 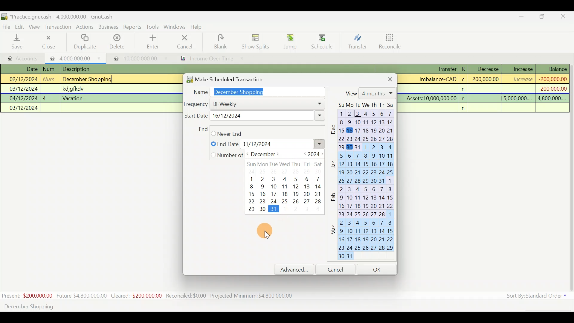 What do you see at coordinates (288, 41) in the screenshot?
I see `Jump` at bounding box center [288, 41].